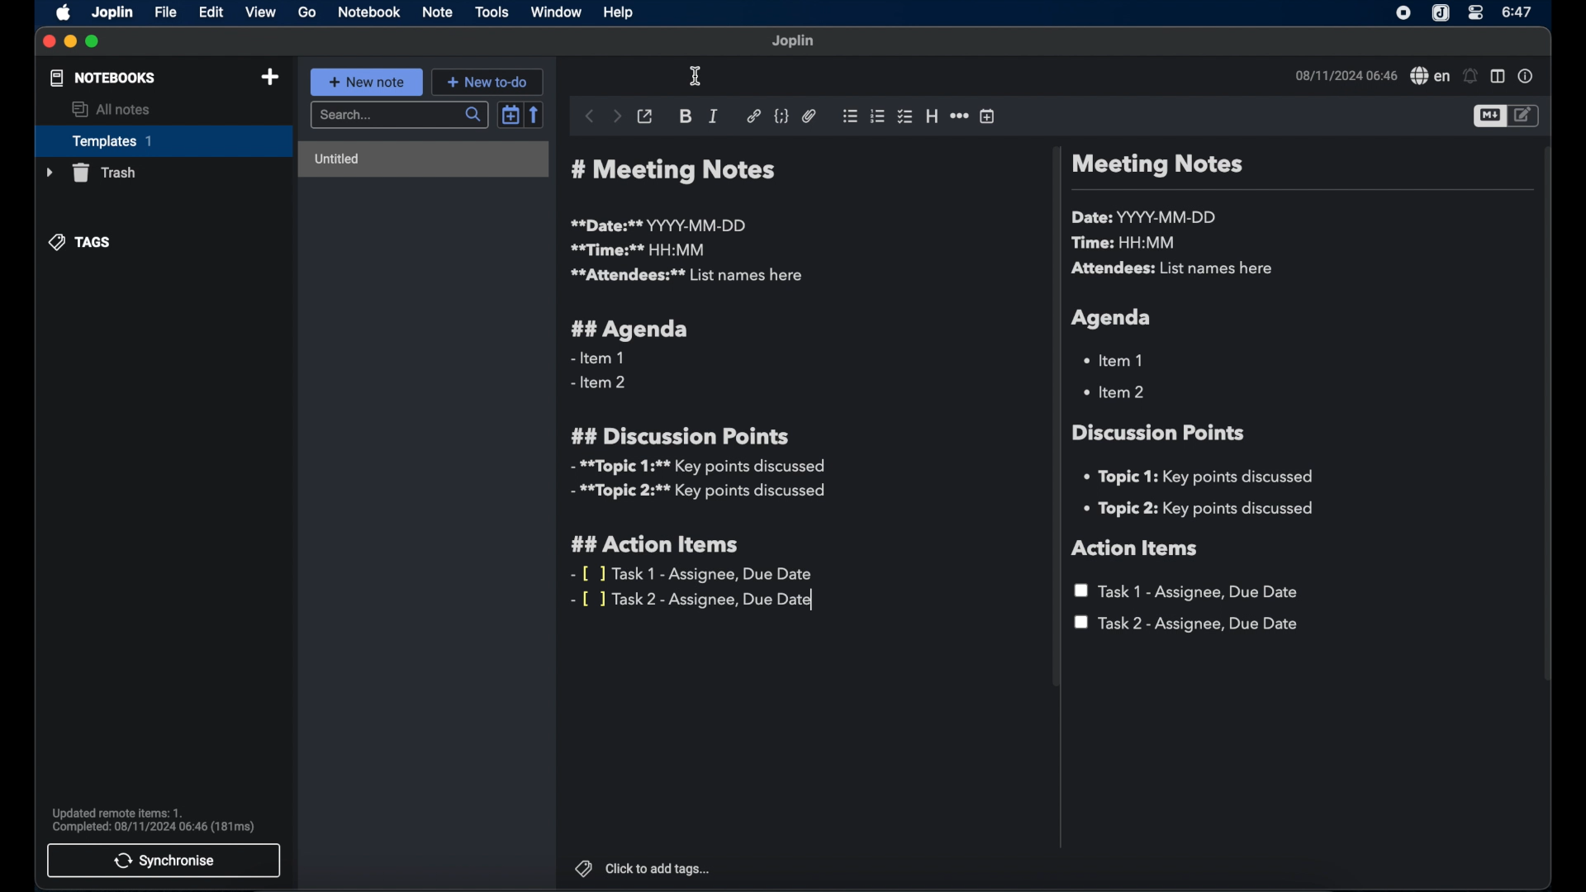 This screenshot has height=892, width=1586. I want to click on close, so click(49, 43).